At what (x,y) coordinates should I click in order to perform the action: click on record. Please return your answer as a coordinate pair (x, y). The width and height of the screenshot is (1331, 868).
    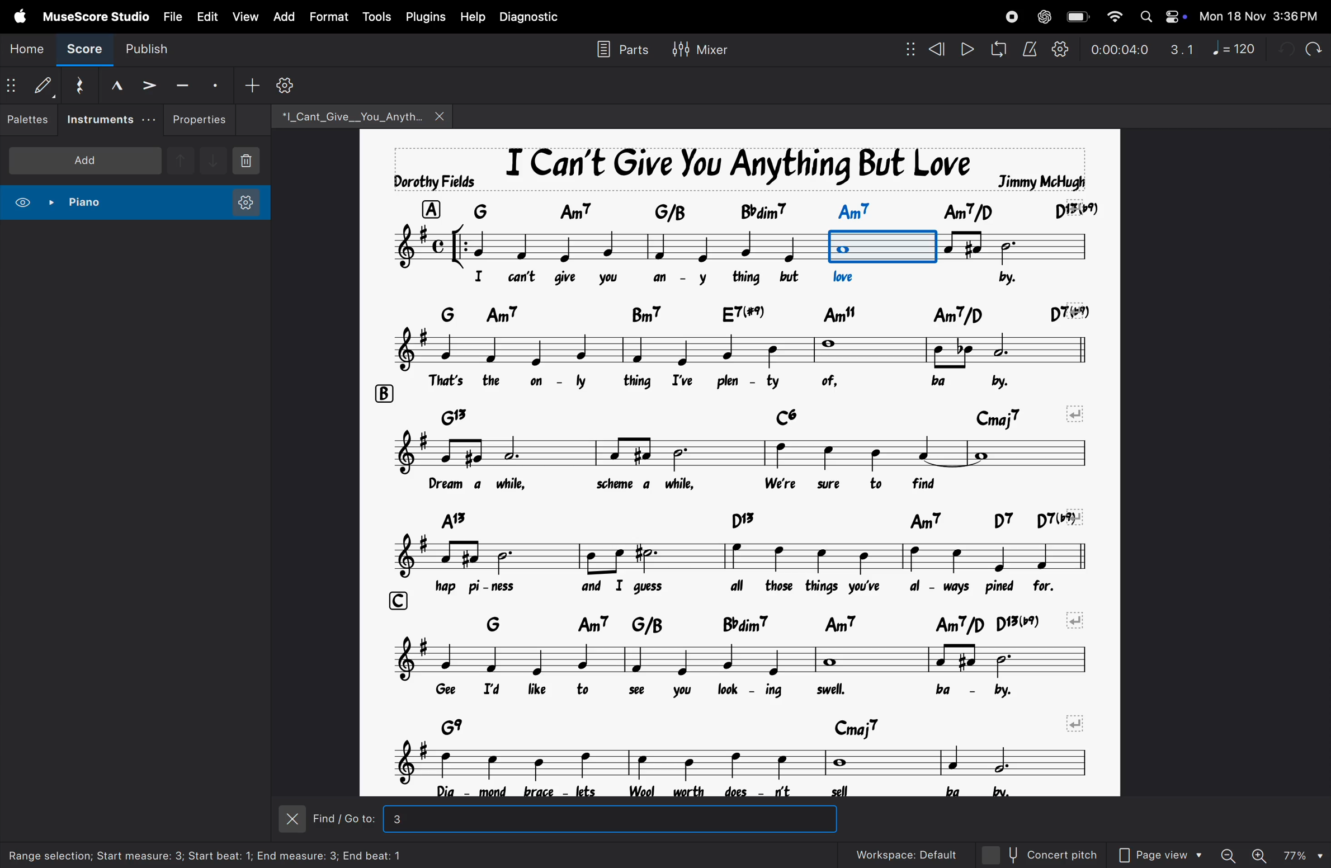
    Looking at the image, I should click on (1011, 16).